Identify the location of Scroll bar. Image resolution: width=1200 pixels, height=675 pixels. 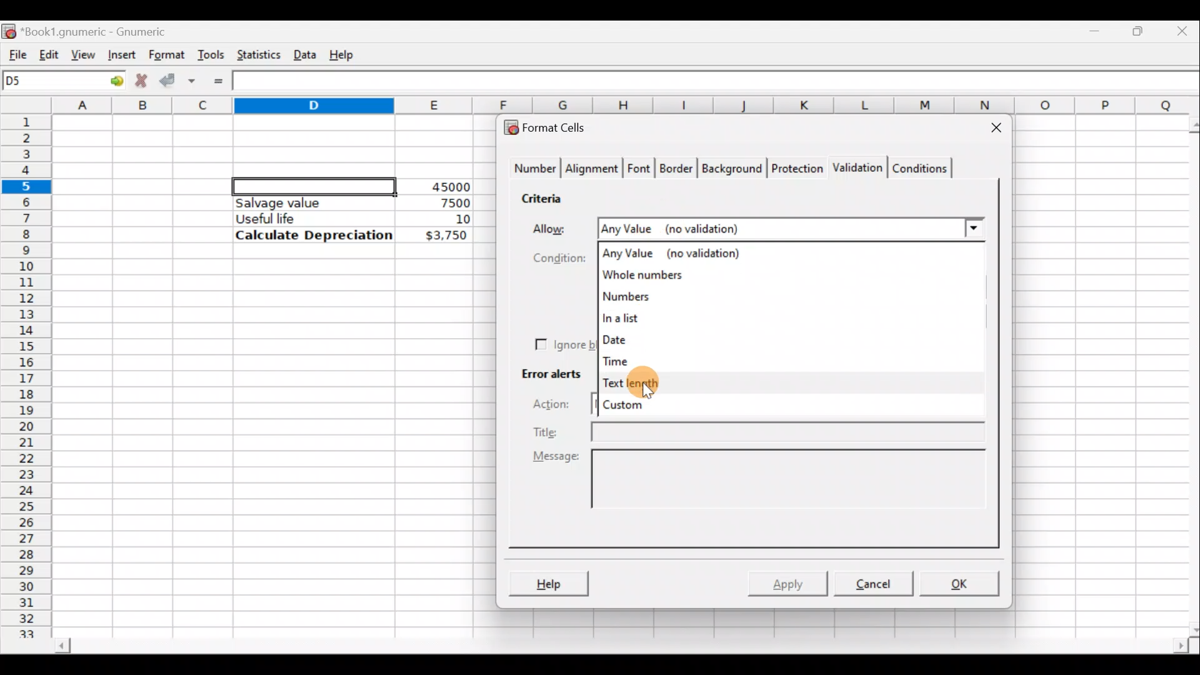
(619, 647).